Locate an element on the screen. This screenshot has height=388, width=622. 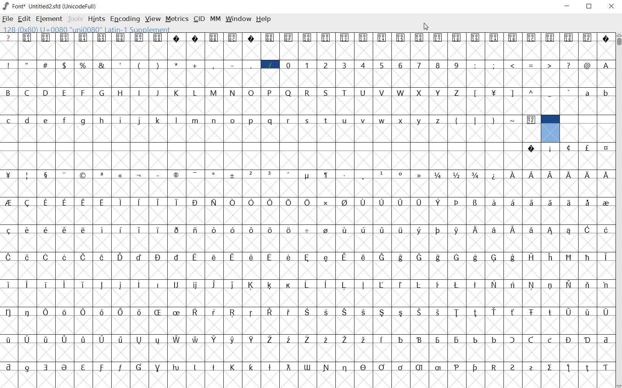
Symbol is located at coordinates (476, 38).